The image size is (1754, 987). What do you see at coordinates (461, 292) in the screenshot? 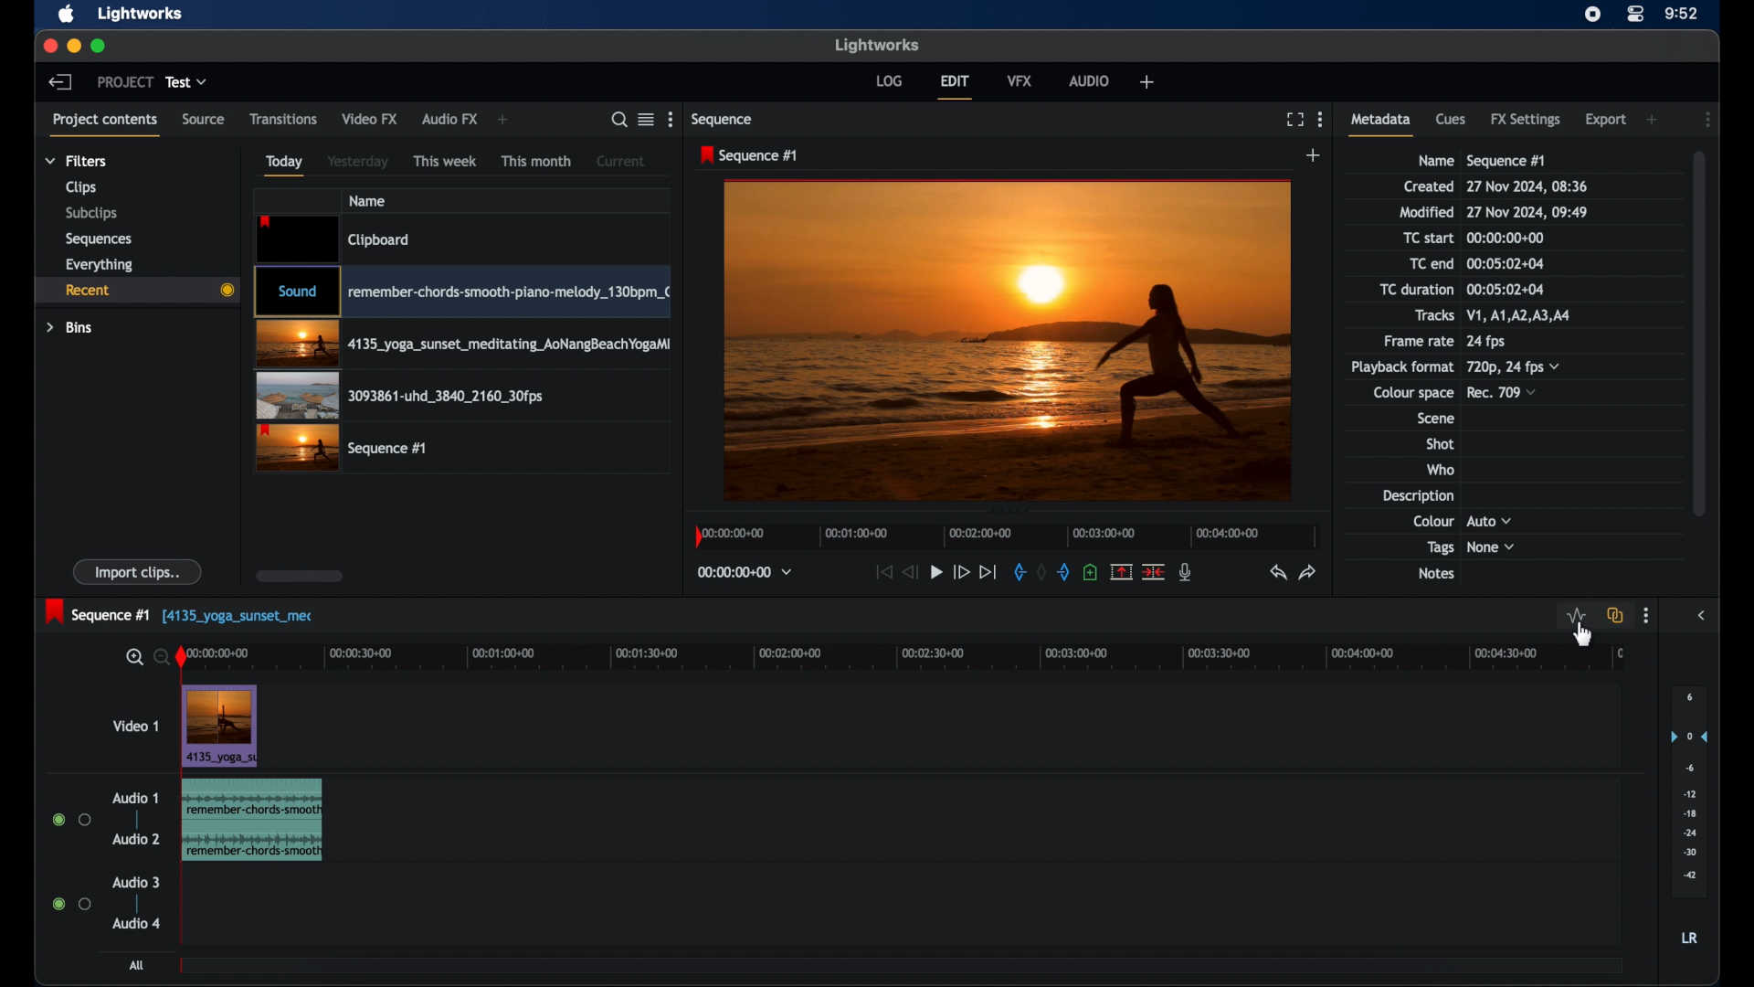
I see `video clip` at bounding box center [461, 292].